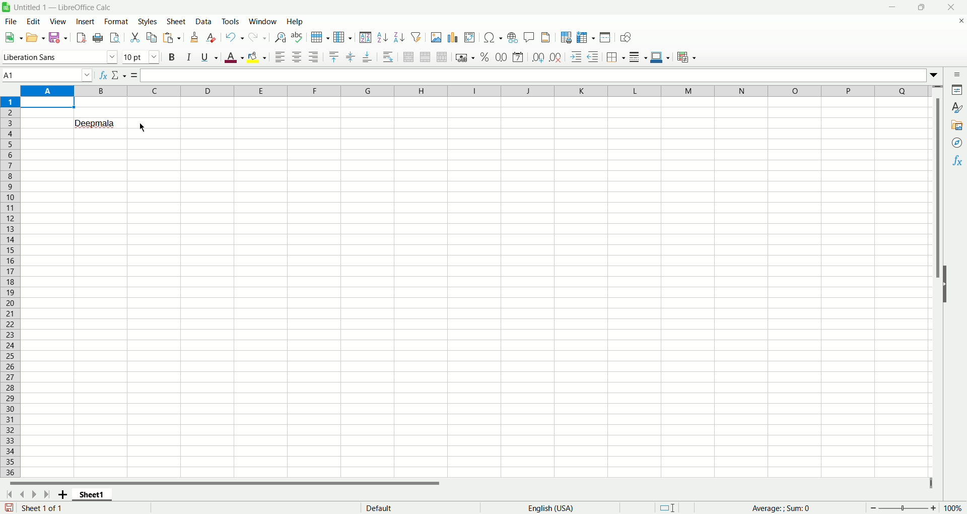 The height and width of the screenshot is (514, 967). I want to click on hide, so click(947, 291).